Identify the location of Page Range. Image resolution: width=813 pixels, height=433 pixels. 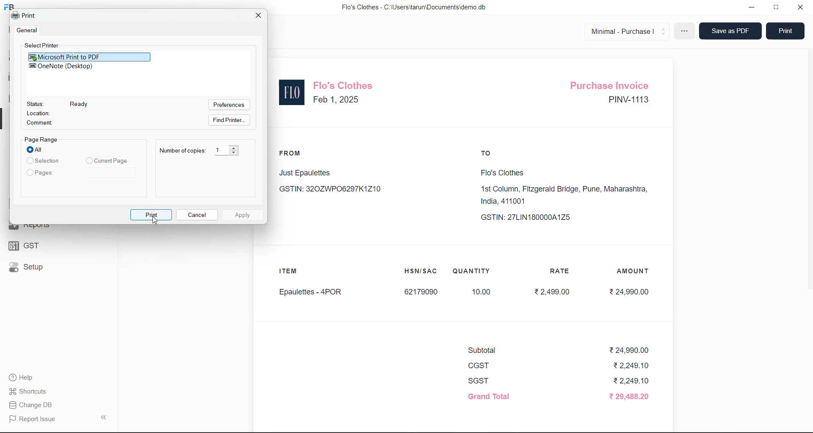
(44, 140).